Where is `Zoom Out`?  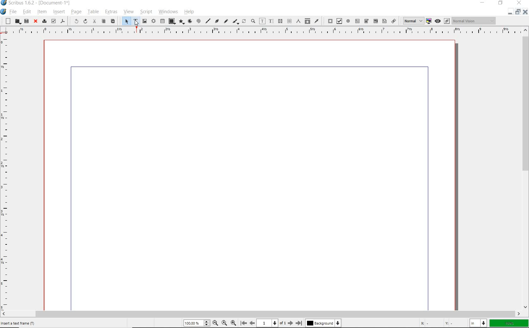 Zoom Out is located at coordinates (216, 324).